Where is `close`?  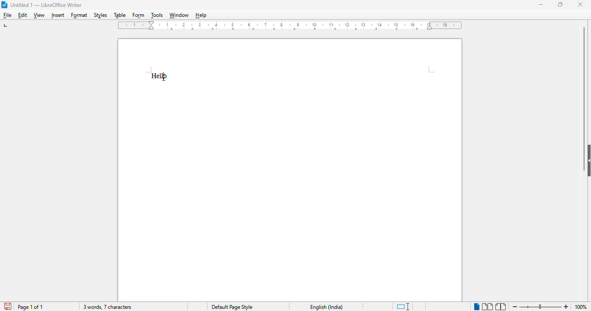
close is located at coordinates (580, 4).